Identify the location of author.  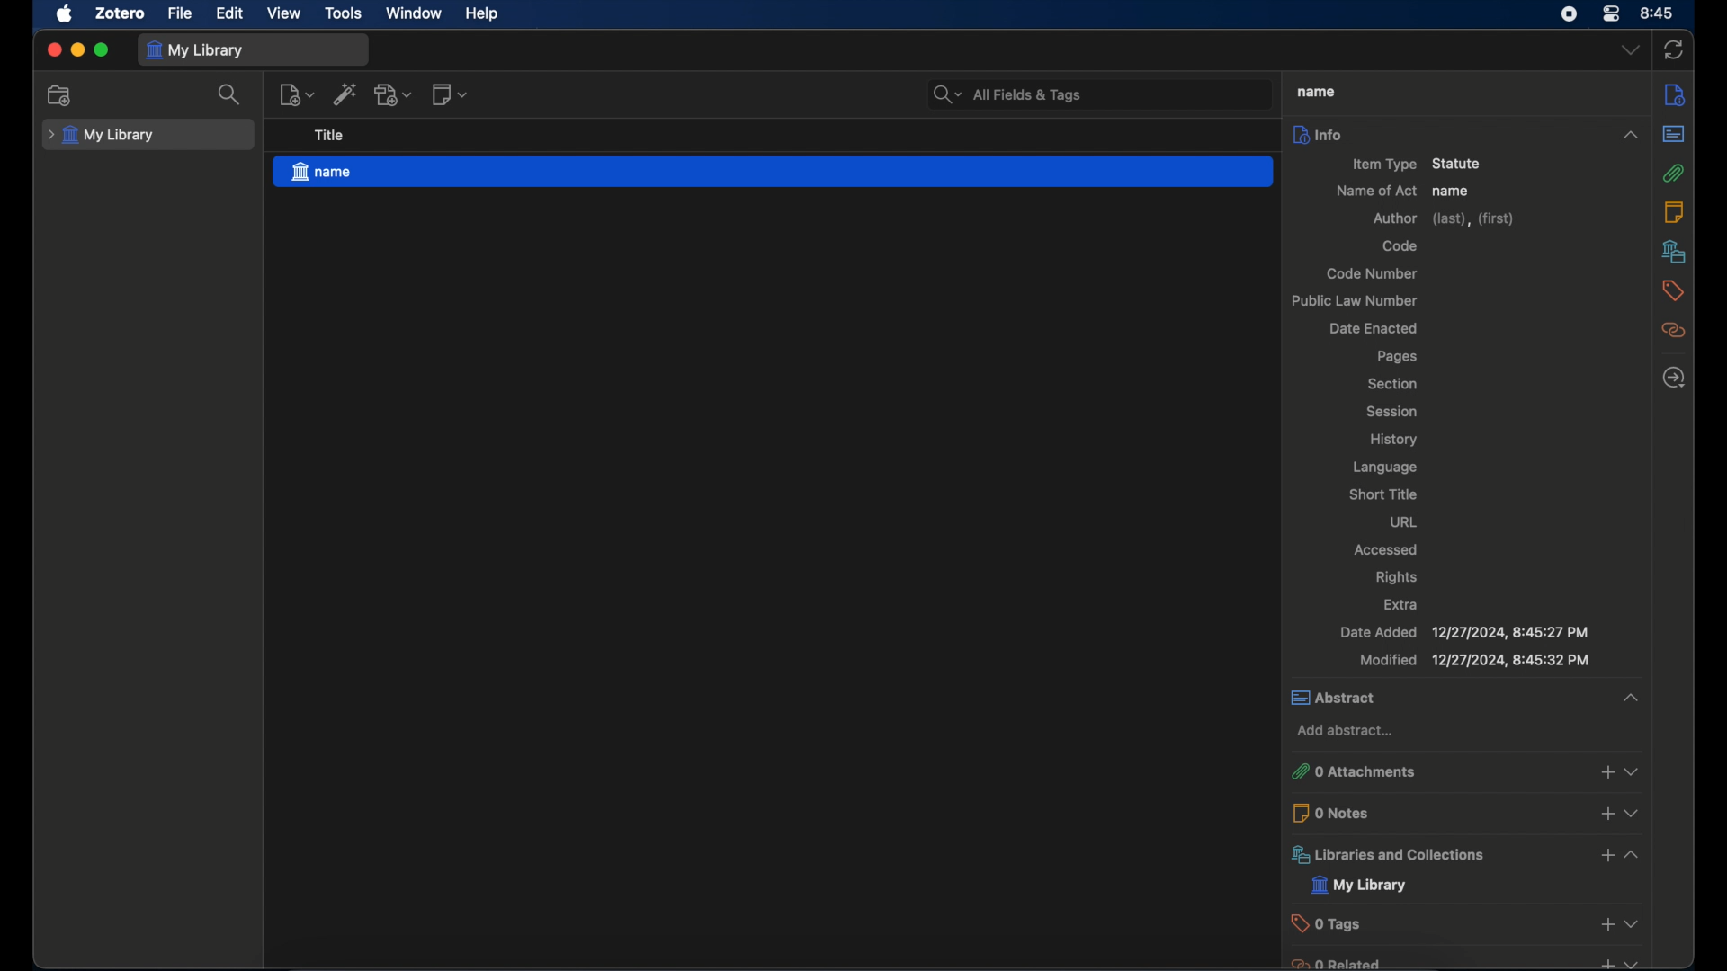
(1442, 219).